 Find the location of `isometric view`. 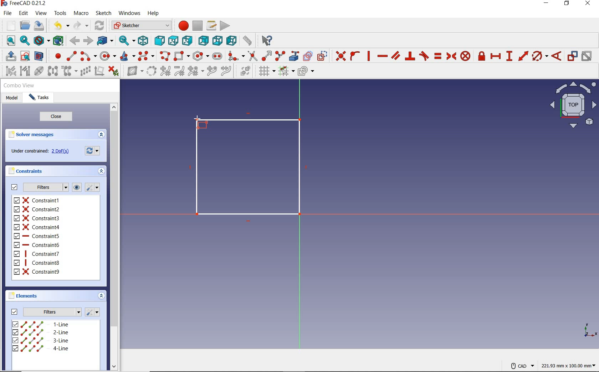

isometric view is located at coordinates (573, 106).